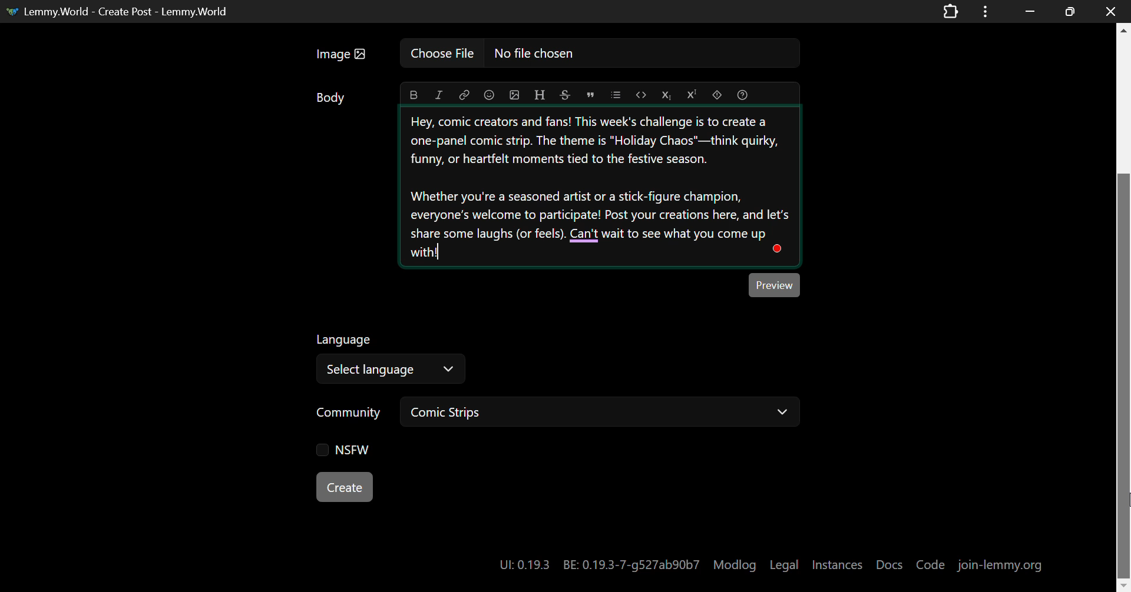  I want to click on Code, so click(932, 564).